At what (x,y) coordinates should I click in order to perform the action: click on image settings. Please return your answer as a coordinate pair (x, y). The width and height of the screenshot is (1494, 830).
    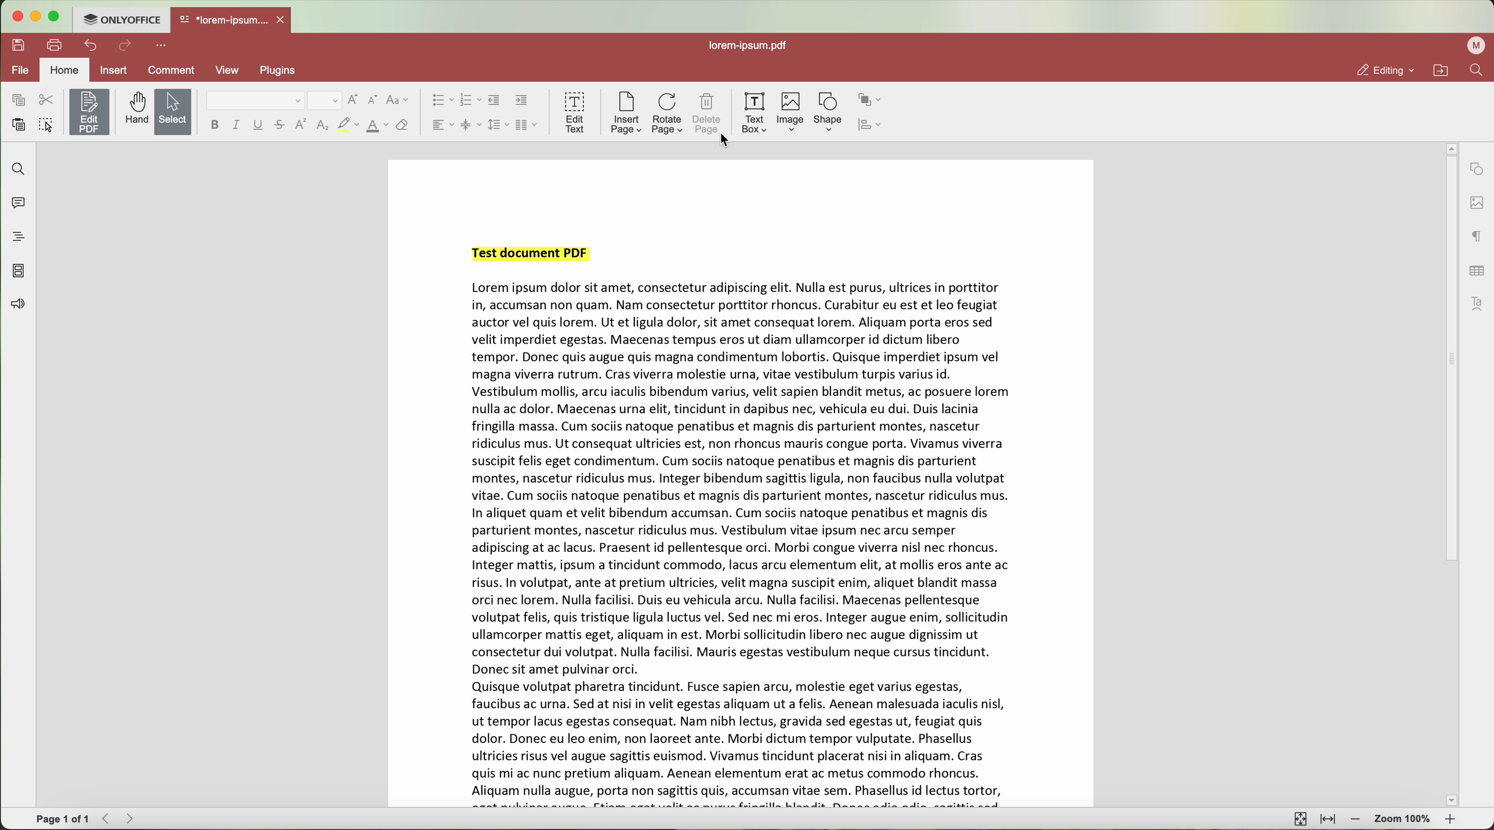
    Looking at the image, I should click on (1477, 204).